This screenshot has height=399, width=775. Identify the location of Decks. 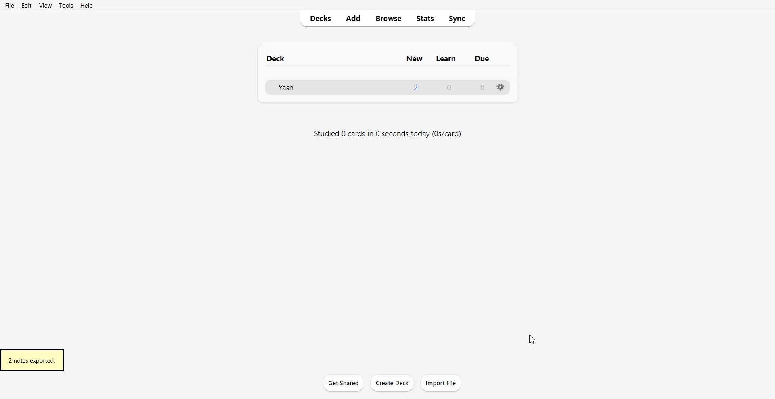
(319, 18).